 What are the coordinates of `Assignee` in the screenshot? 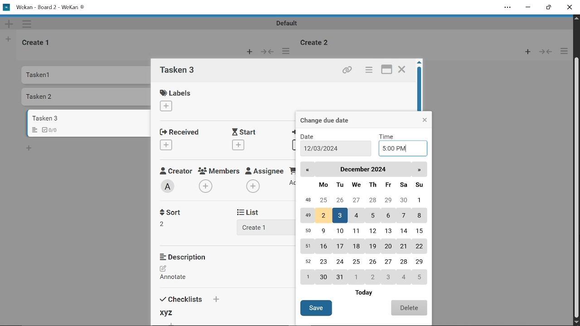 It's located at (265, 170).